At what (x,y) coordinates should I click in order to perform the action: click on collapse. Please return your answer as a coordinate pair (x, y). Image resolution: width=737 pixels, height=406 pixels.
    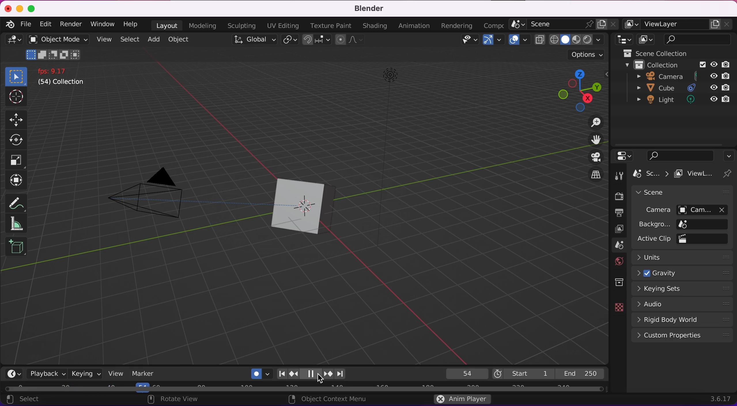
    Looking at the image, I should click on (730, 155).